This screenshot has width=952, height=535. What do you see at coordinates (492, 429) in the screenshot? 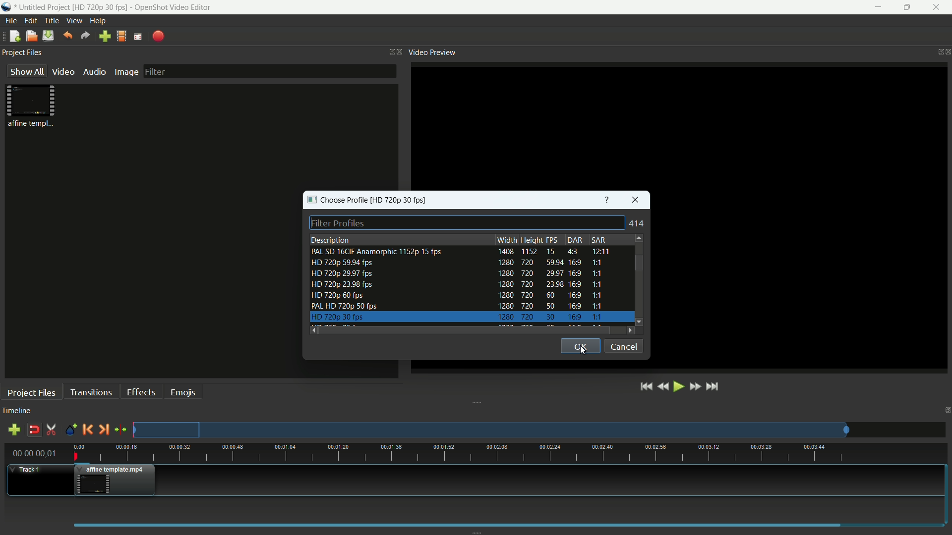
I see `track preview` at bounding box center [492, 429].